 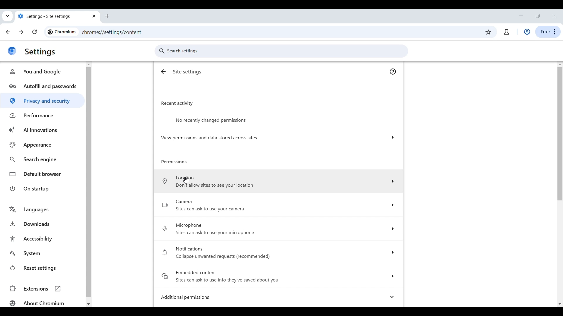 What do you see at coordinates (42, 174) in the screenshot?
I see `Default browser` at bounding box center [42, 174].